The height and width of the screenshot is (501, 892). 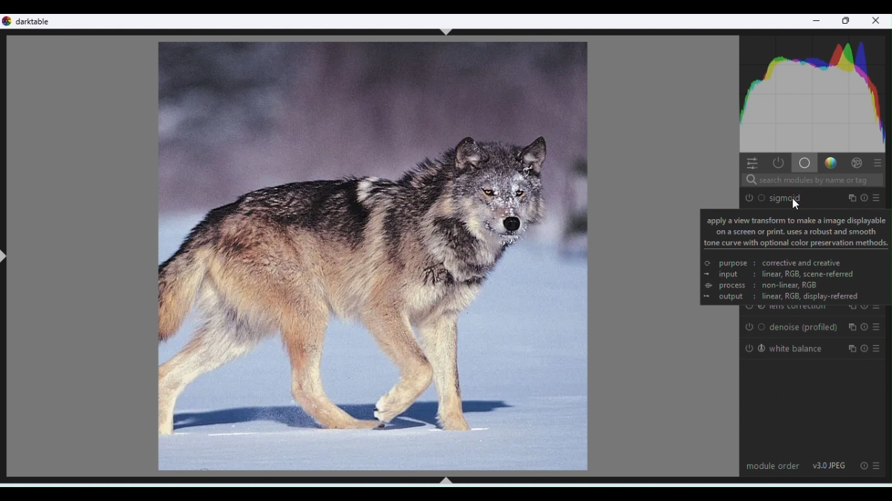 What do you see at coordinates (447, 32) in the screenshot?
I see `ctrl+shift+t` at bounding box center [447, 32].